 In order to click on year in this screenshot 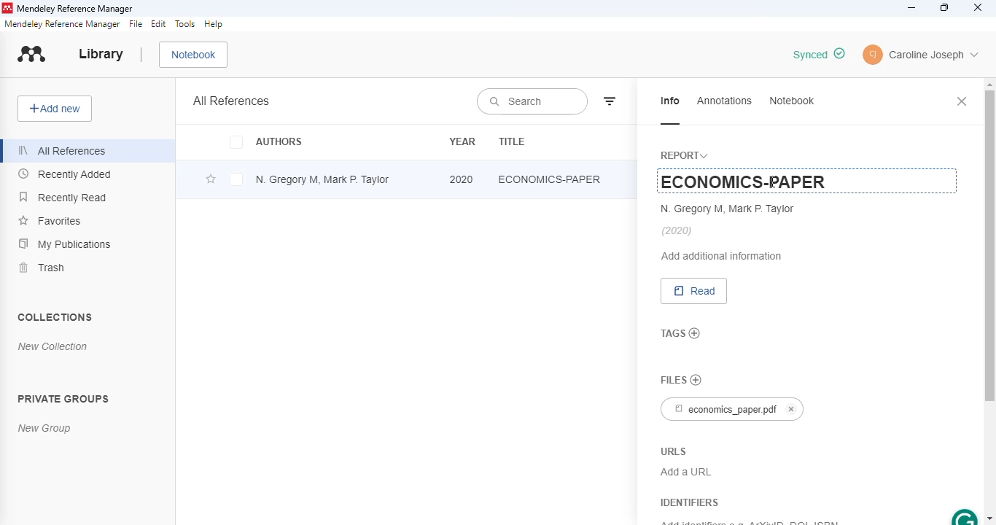, I will do `click(462, 141)`.